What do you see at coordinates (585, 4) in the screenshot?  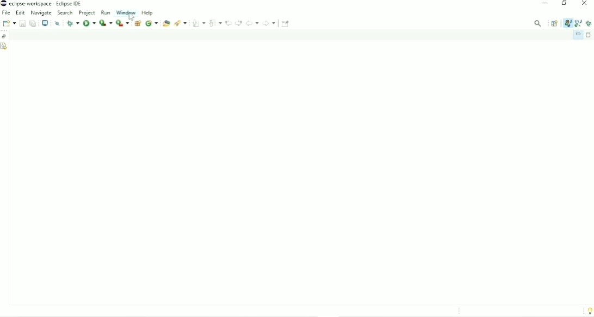 I see `Close` at bounding box center [585, 4].